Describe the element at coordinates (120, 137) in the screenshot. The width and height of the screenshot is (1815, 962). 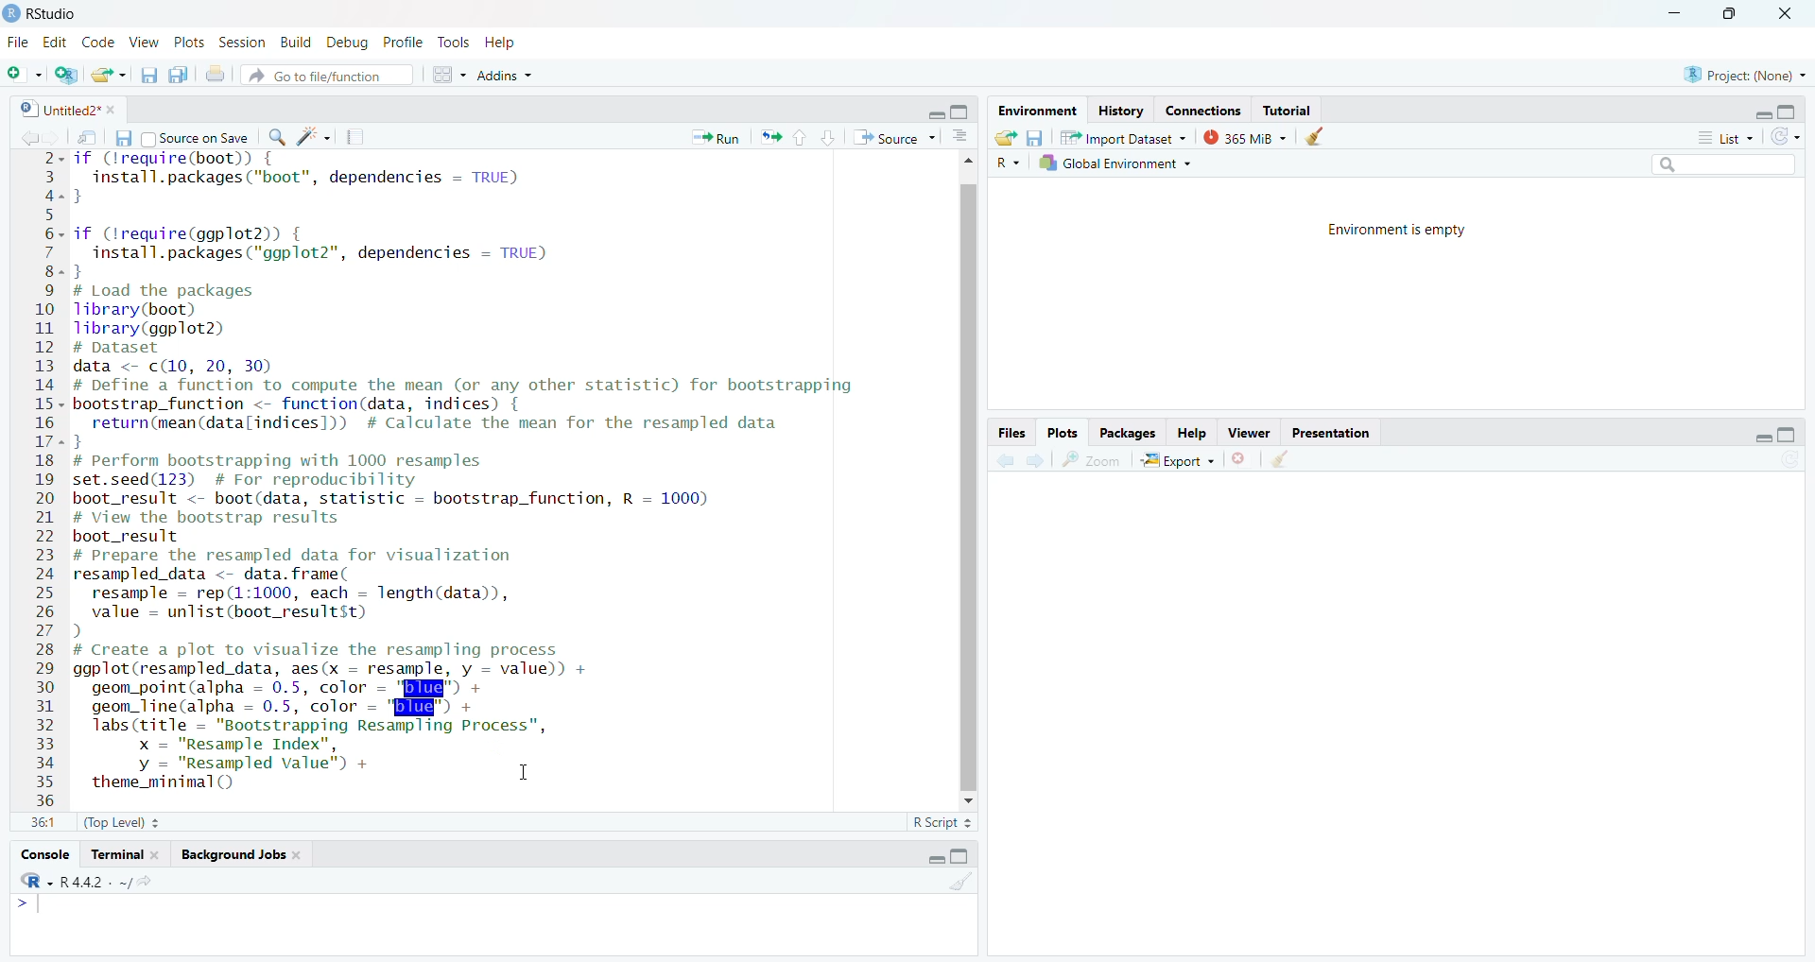
I see `save current document` at that location.